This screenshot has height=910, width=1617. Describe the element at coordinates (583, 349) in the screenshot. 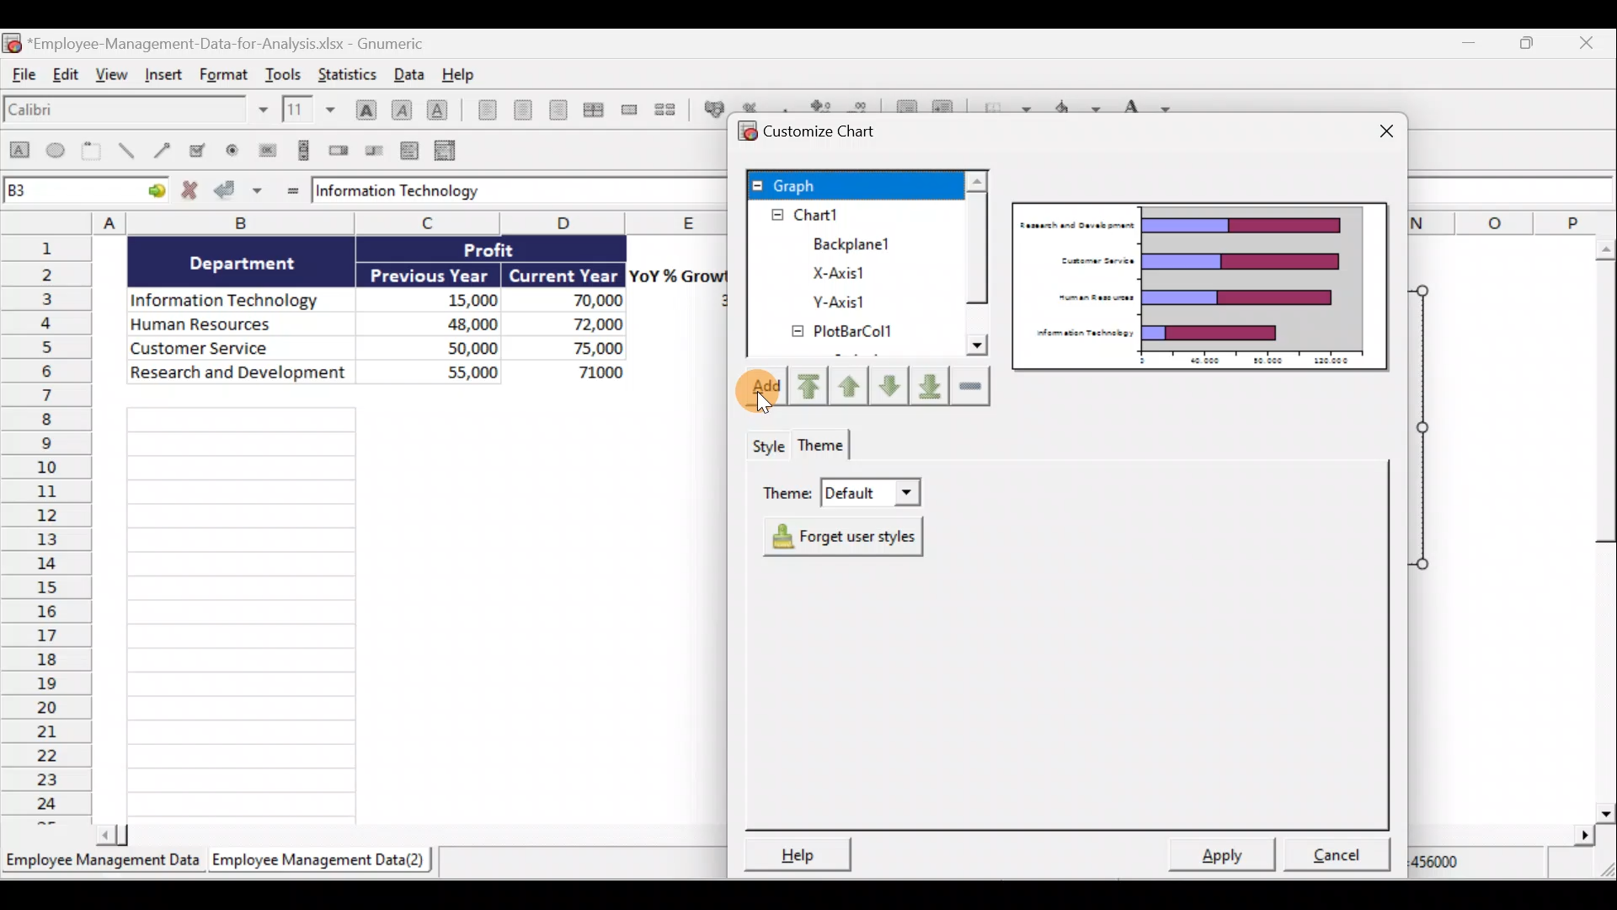

I see `75,000` at that location.